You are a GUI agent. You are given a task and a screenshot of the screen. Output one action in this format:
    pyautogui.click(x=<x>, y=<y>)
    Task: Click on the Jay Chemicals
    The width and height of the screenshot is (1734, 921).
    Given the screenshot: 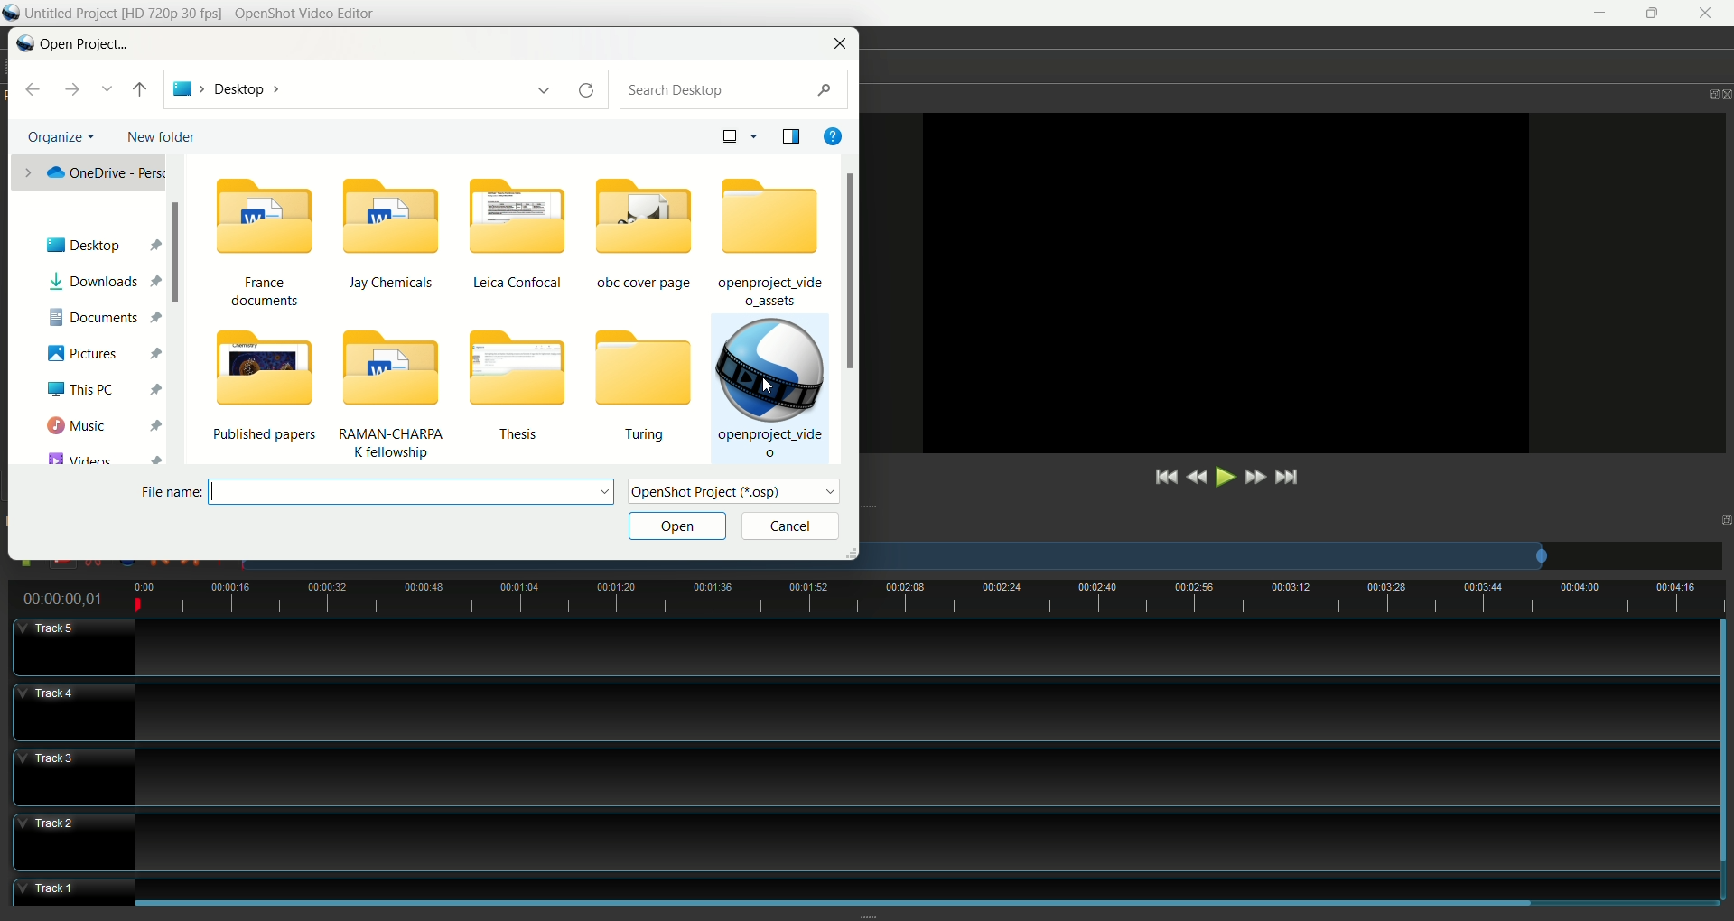 What is the action you would take?
    pyautogui.click(x=395, y=237)
    